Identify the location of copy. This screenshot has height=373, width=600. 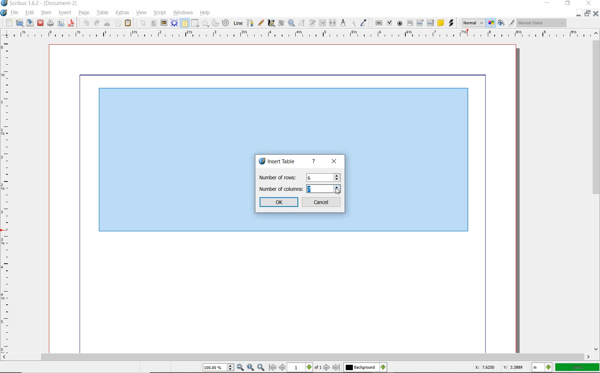
(118, 24).